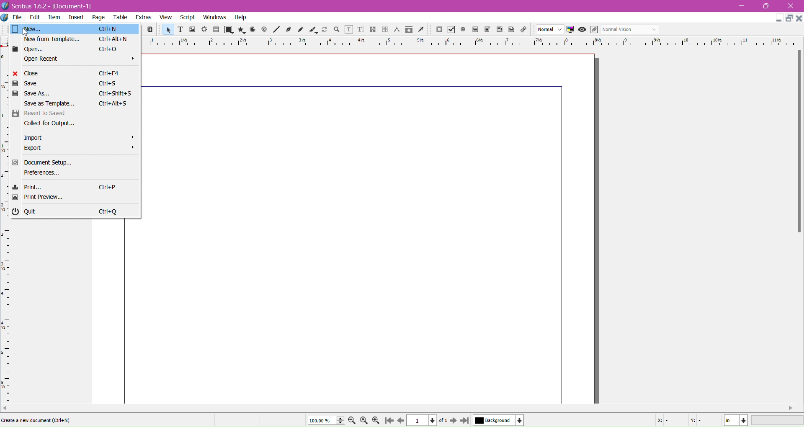 Image resolution: width=804 pixels, height=427 pixels. I want to click on horizontal scroll bar, so click(798, 142).